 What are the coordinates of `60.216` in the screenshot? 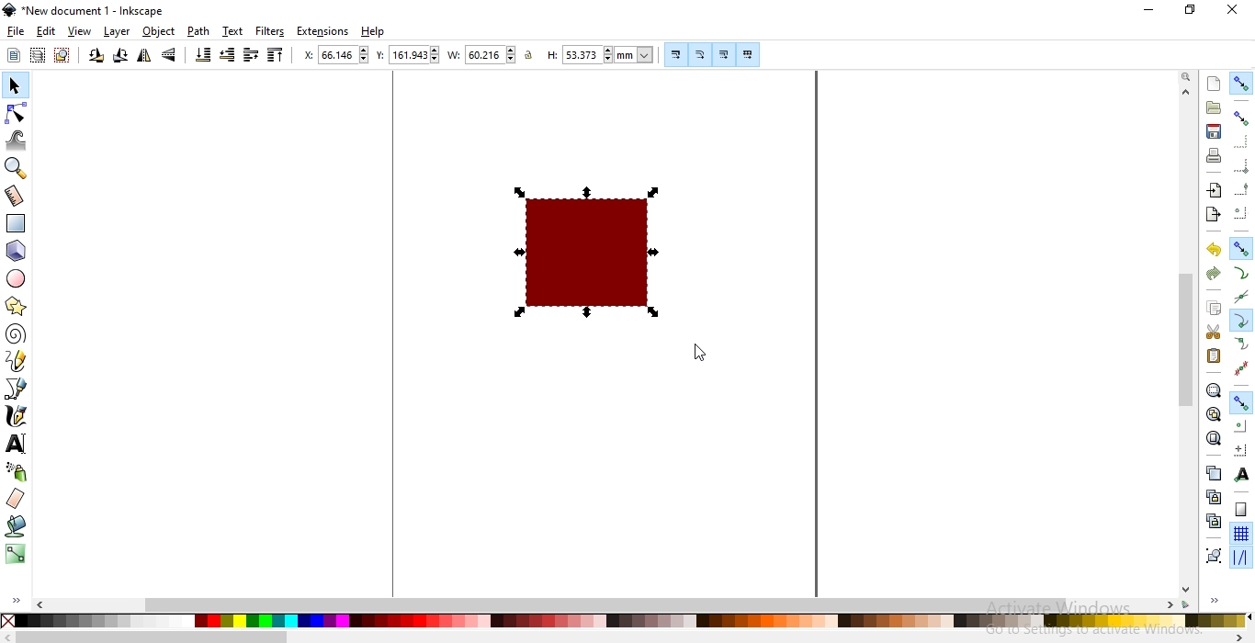 It's located at (492, 55).